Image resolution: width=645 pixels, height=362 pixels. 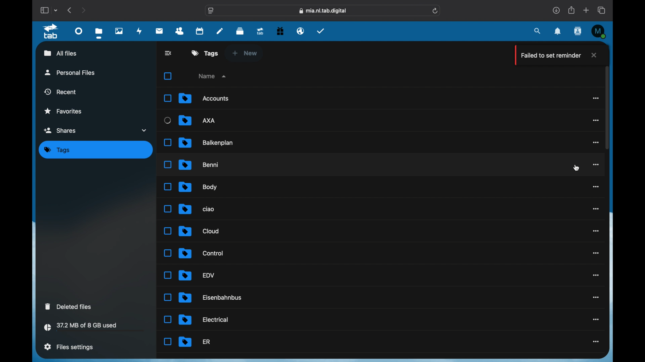 I want to click on show sidebar, so click(x=44, y=10).